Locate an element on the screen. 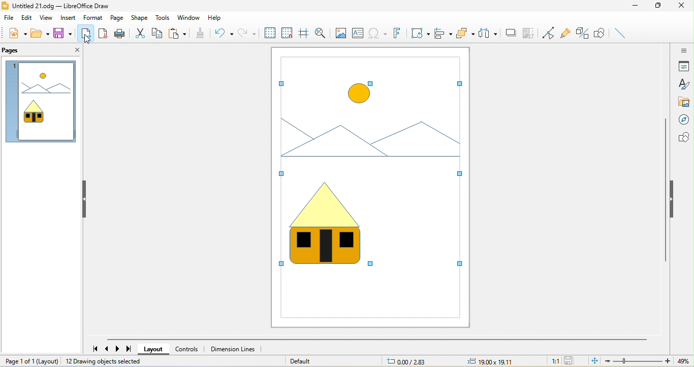 The height and width of the screenshot is (367, 694). toggle point edit mode is located at coordinates (550, 33).